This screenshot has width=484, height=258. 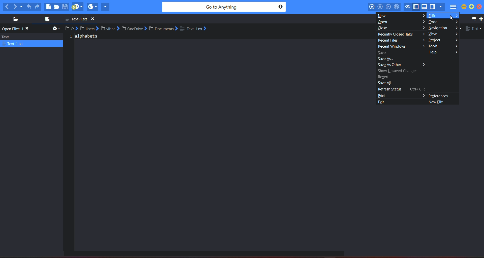 What do you see at coordinates (392, 65) in the screenshot?
I see `Save As Other` at bounding box center [392, 65].